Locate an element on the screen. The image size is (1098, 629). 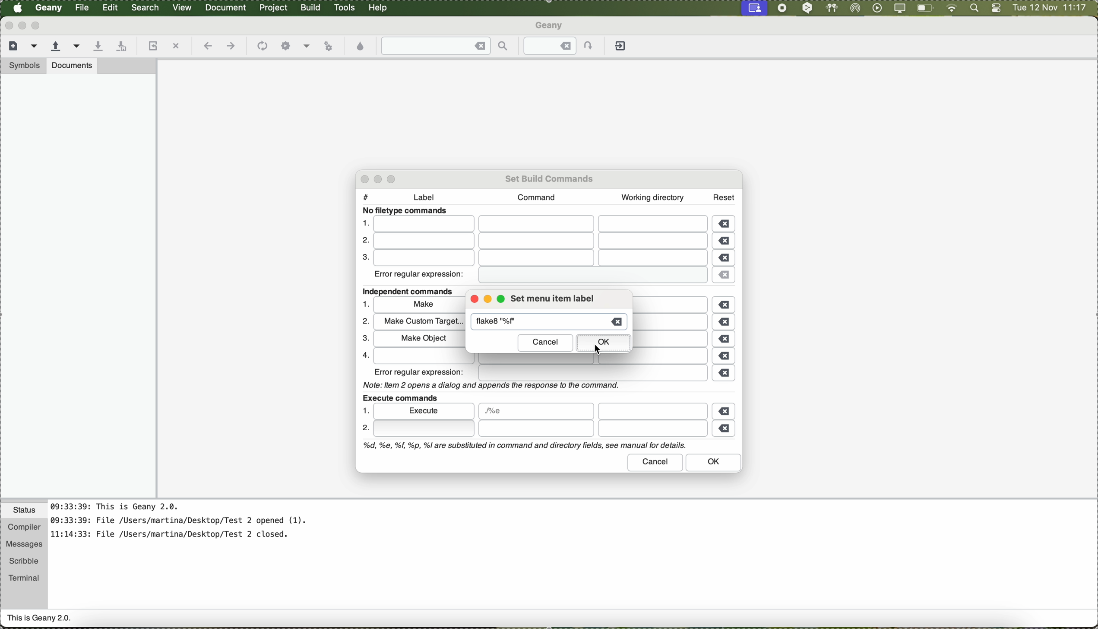
view is located at coordinates (182, 6).